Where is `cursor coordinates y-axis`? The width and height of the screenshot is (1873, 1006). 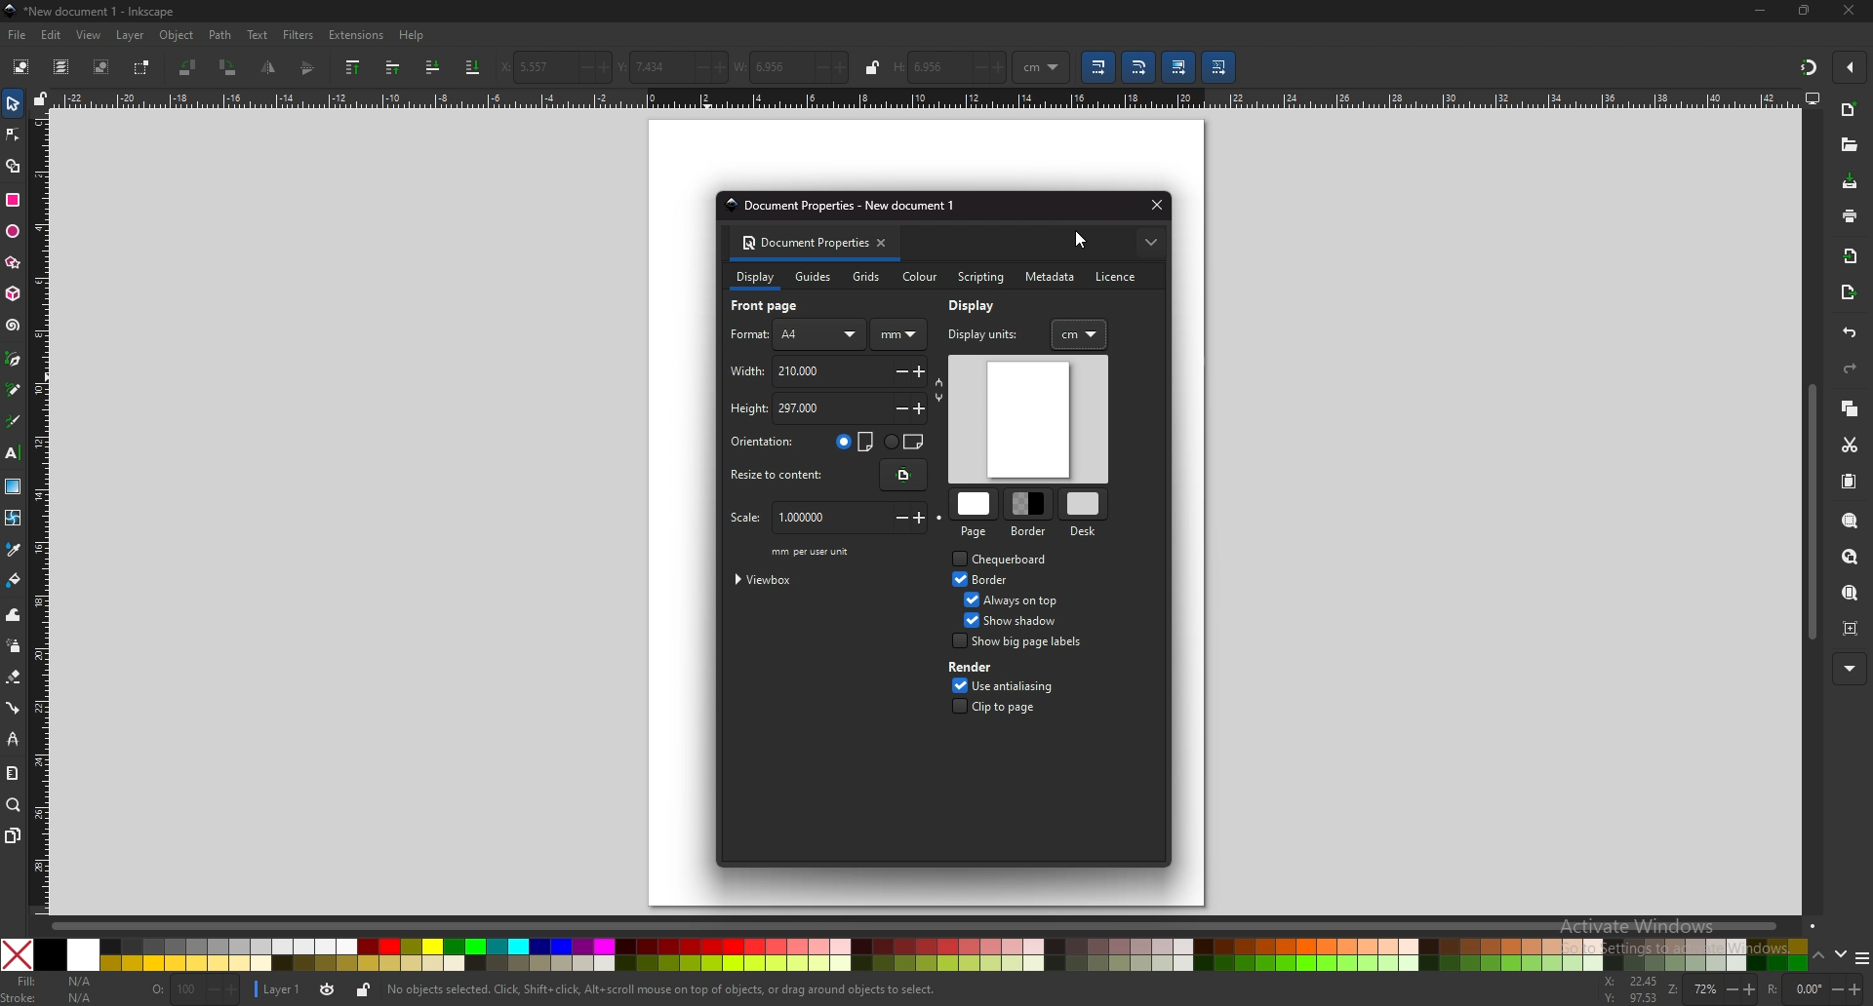
cursor coordinates y-axis is located at coordinates (1626, 999).